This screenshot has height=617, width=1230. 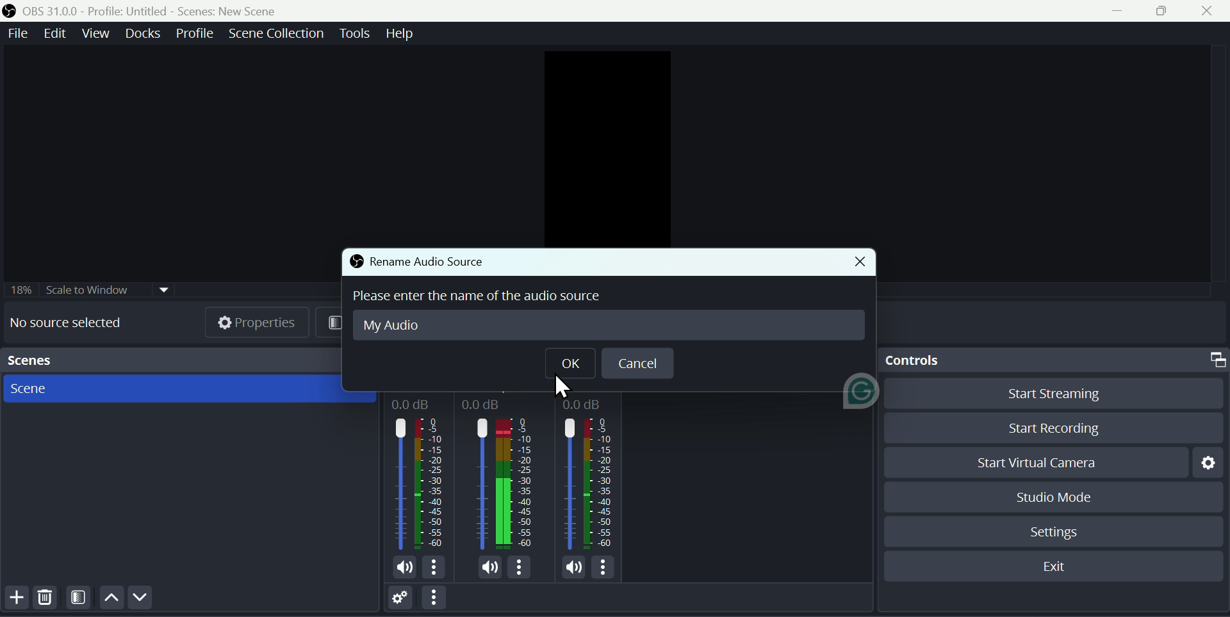 I want to click on Profile, so click(x=196, y=34).